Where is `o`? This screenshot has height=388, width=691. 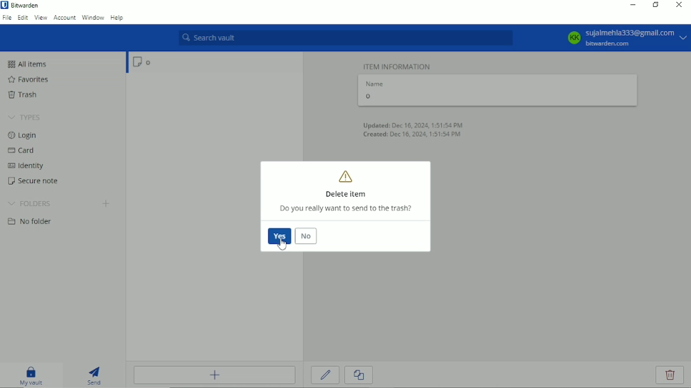 o is located at coordinates (495, 97).